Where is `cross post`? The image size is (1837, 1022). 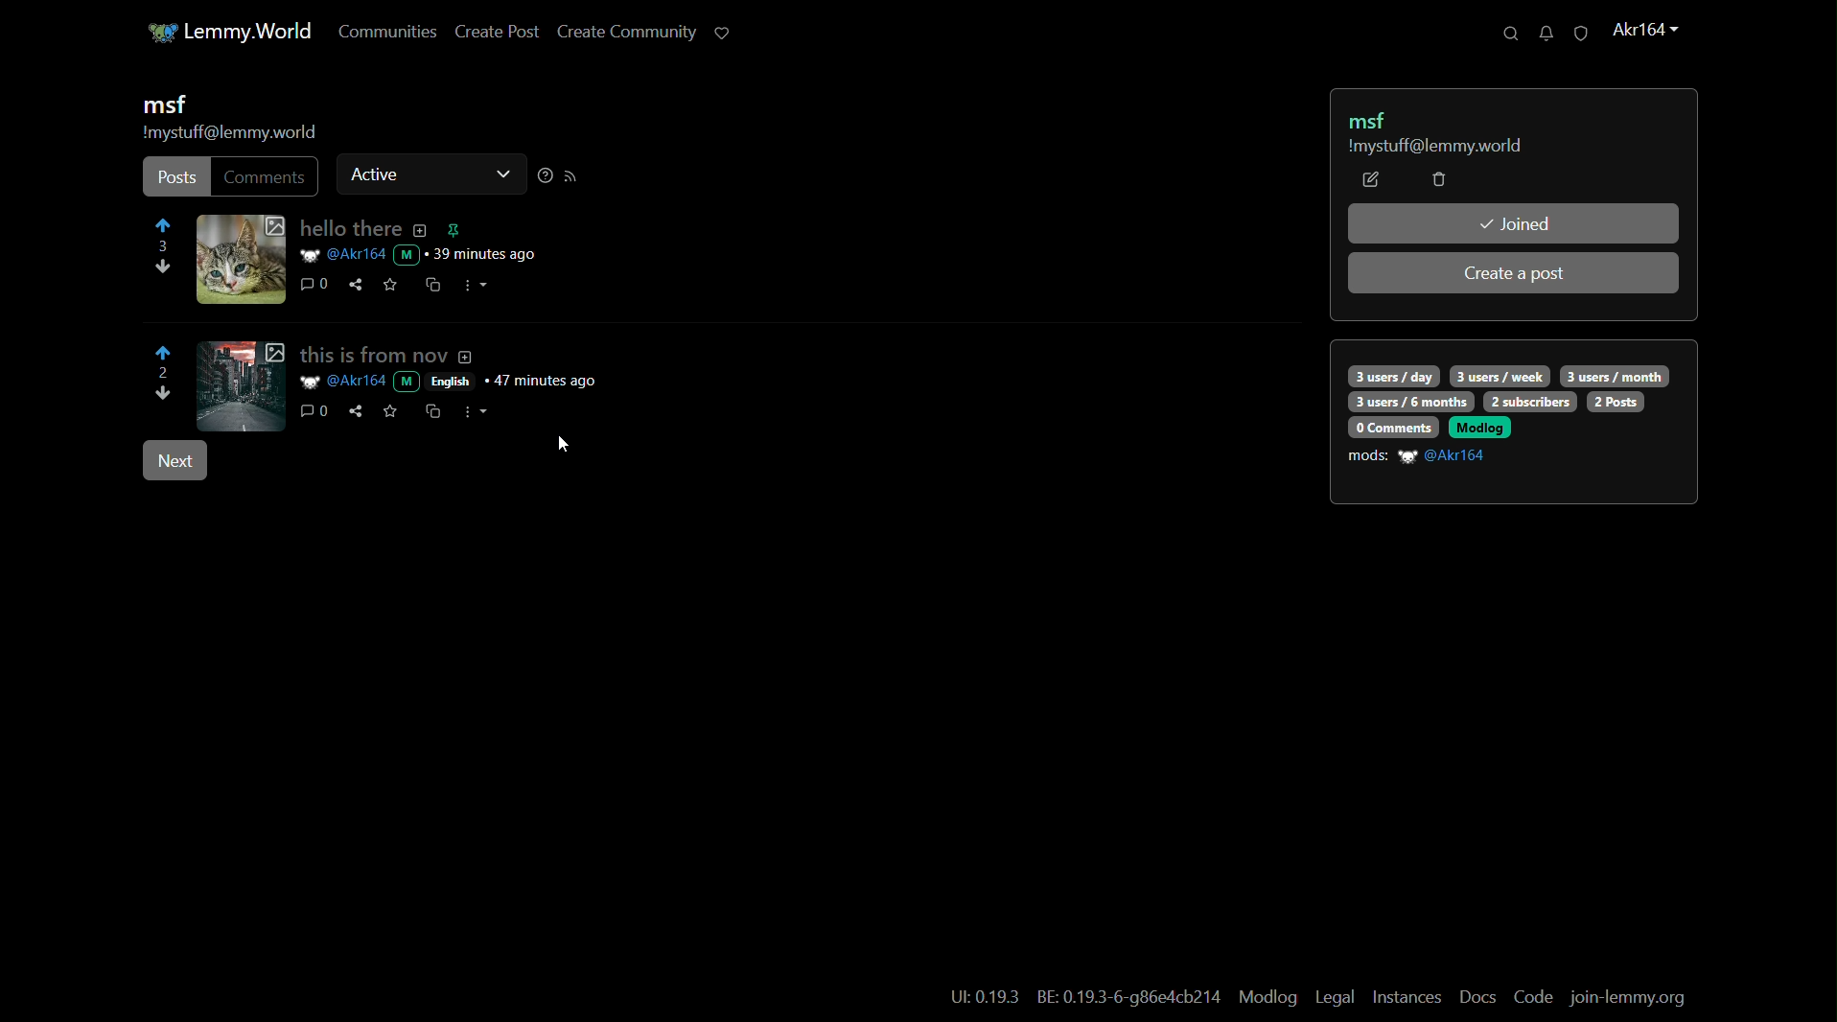
cross post is located at coordinates (431, 287).